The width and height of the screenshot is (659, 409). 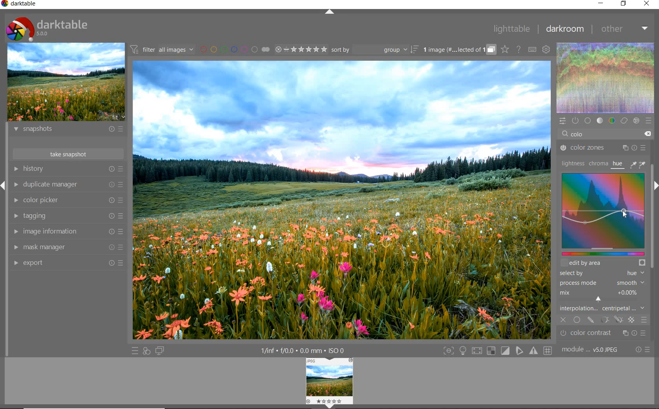 I want to click on Image preview, so click(x=330, y=382).